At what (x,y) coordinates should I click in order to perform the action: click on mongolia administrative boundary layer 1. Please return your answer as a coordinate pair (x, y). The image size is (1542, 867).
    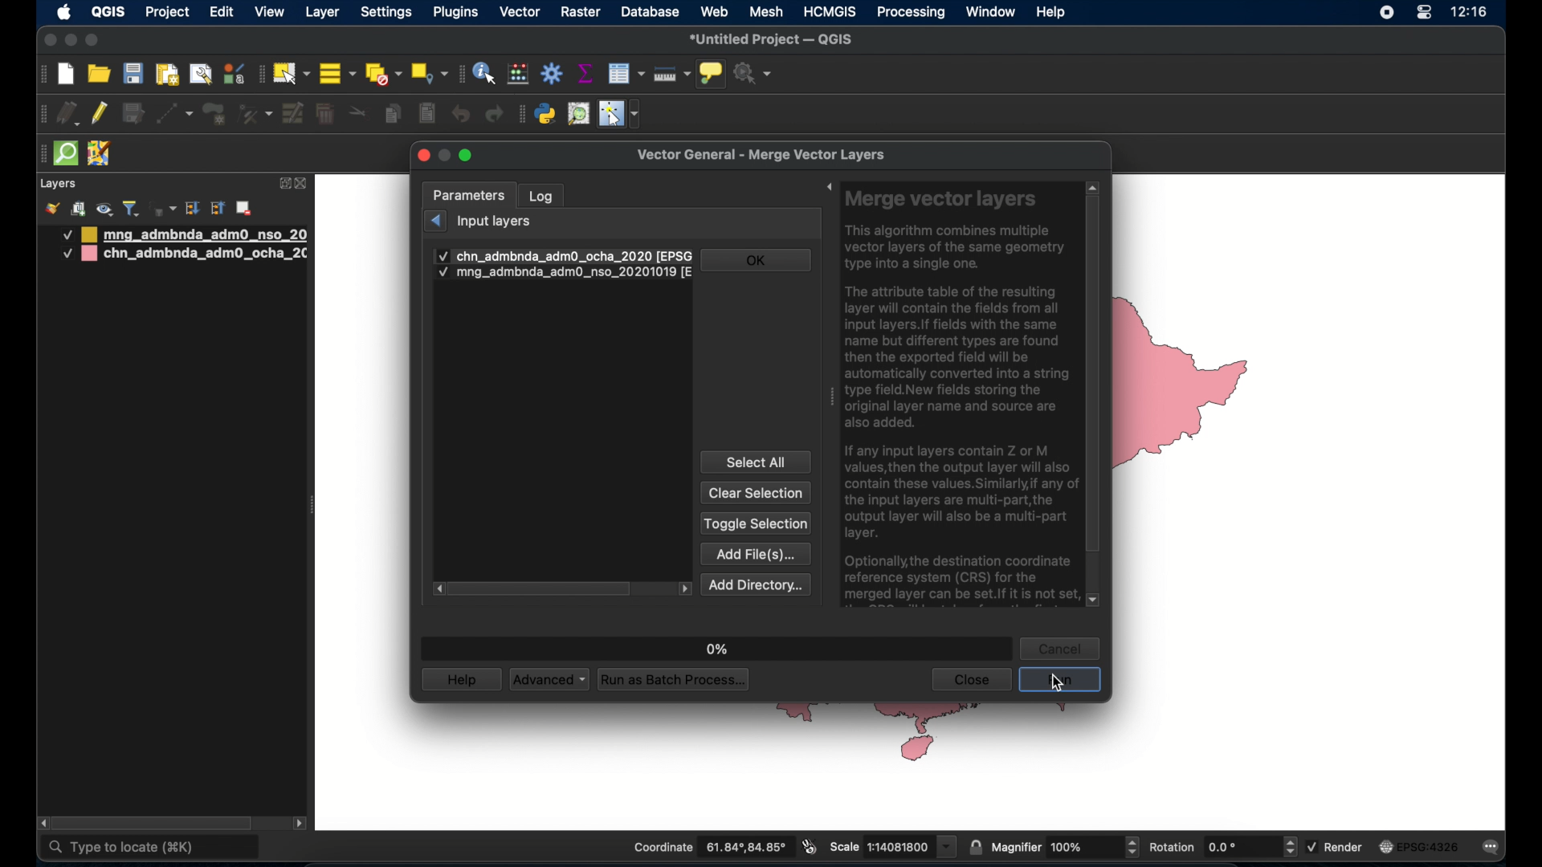
    Looking at the image, I should click on (182, 234).